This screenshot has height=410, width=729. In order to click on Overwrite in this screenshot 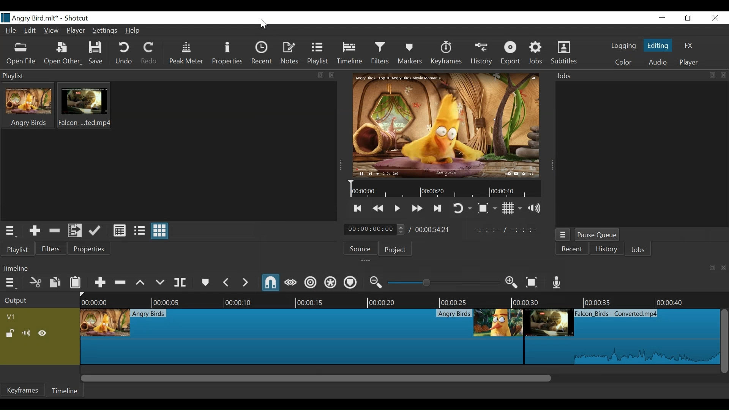, I will do `click(161, 283)`.